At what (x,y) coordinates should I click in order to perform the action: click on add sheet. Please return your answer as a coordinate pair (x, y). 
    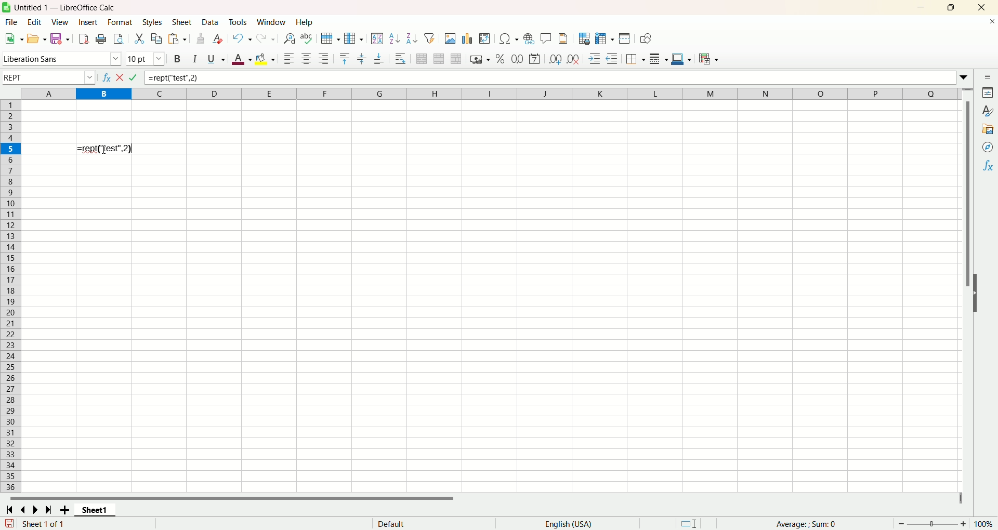
    Looking at the image, I should click on (66, 510).